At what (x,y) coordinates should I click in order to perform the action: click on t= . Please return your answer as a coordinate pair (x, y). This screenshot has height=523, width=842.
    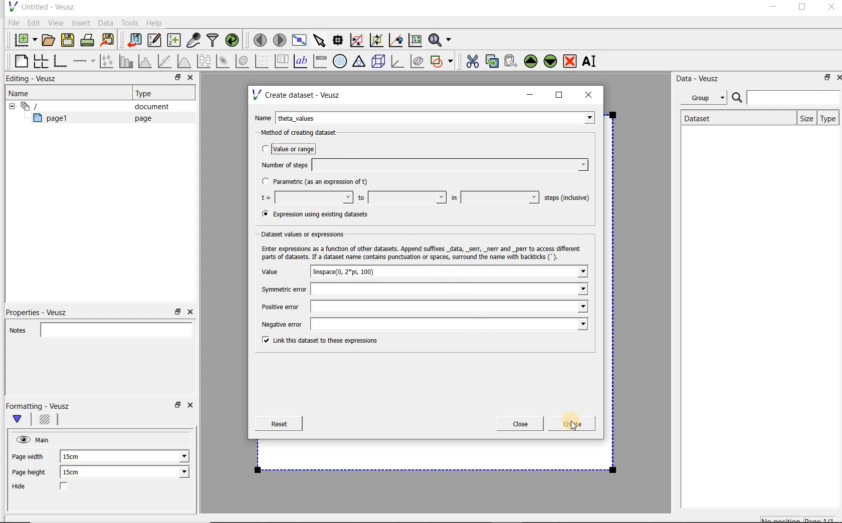
    Looking at the image, I should click on (305, 198).